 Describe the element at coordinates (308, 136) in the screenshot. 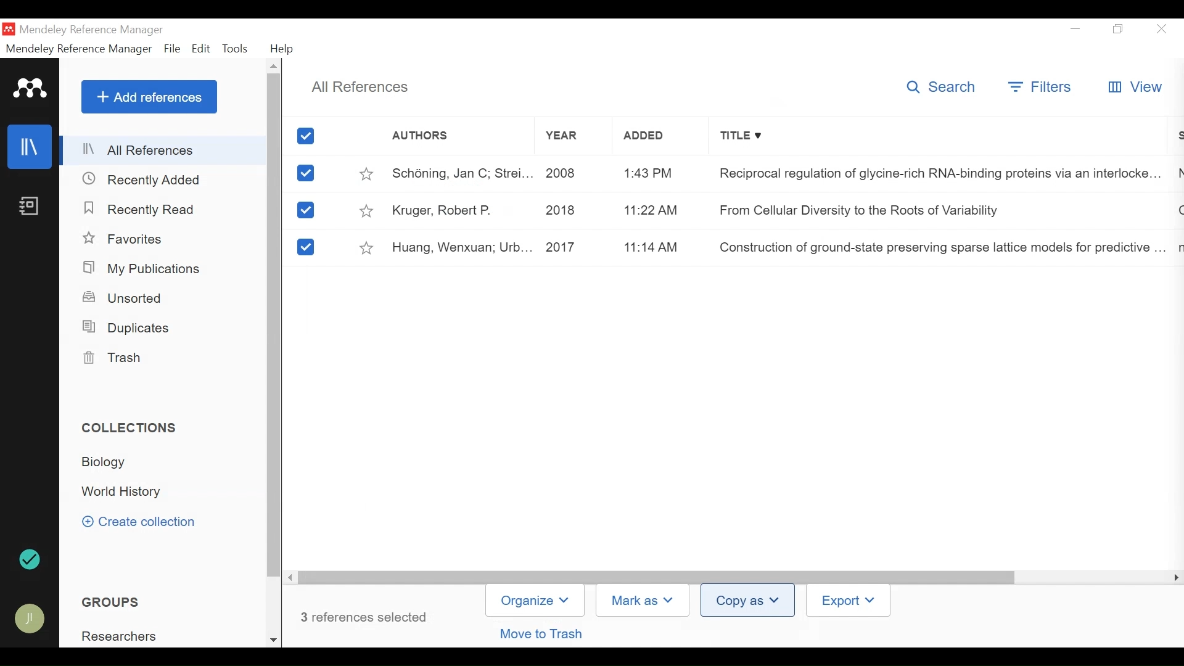

I see `(un)Select all` at that location.